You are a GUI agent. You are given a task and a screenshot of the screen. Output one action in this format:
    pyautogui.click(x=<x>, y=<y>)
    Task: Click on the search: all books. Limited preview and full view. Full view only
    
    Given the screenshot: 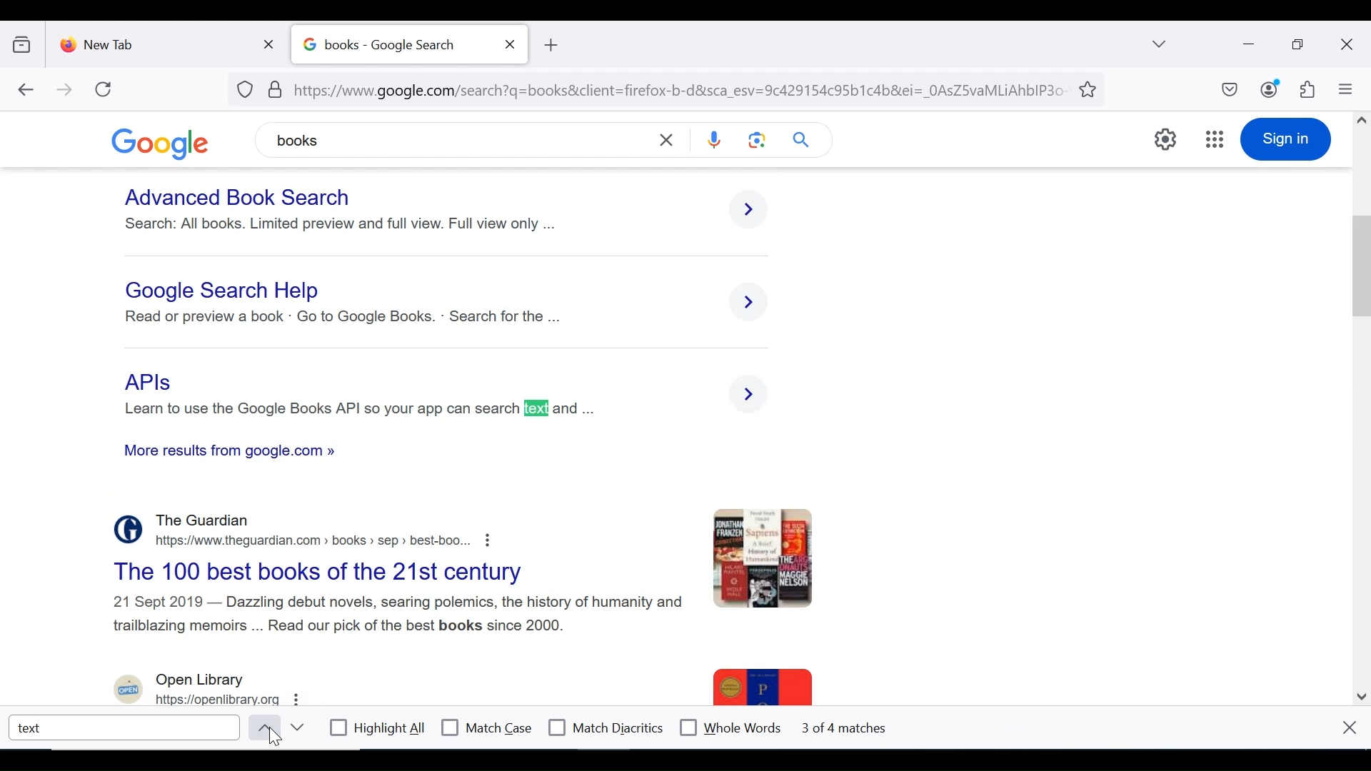 What is the action you would take?
    pyautogui.click(x=340, y=223)
    